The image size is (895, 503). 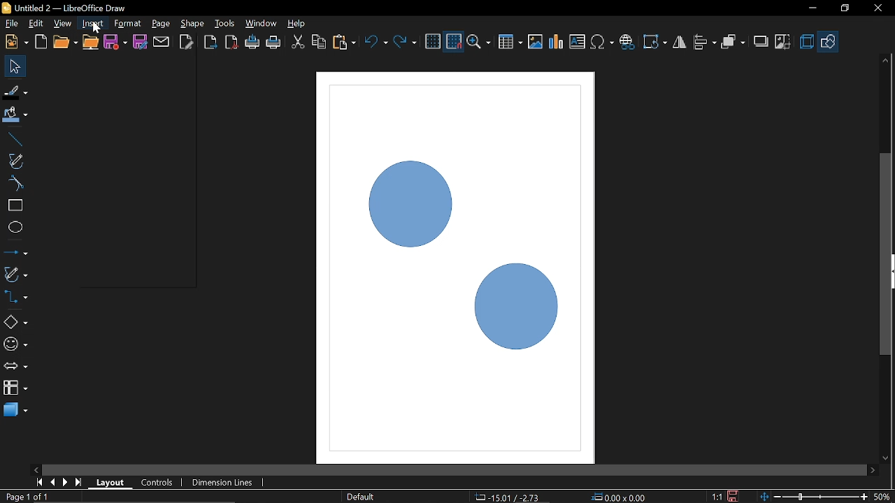 What do you see at coordinates (343, 43) in the screenshot?
I see `Paste` at bounding box center [343, 43].